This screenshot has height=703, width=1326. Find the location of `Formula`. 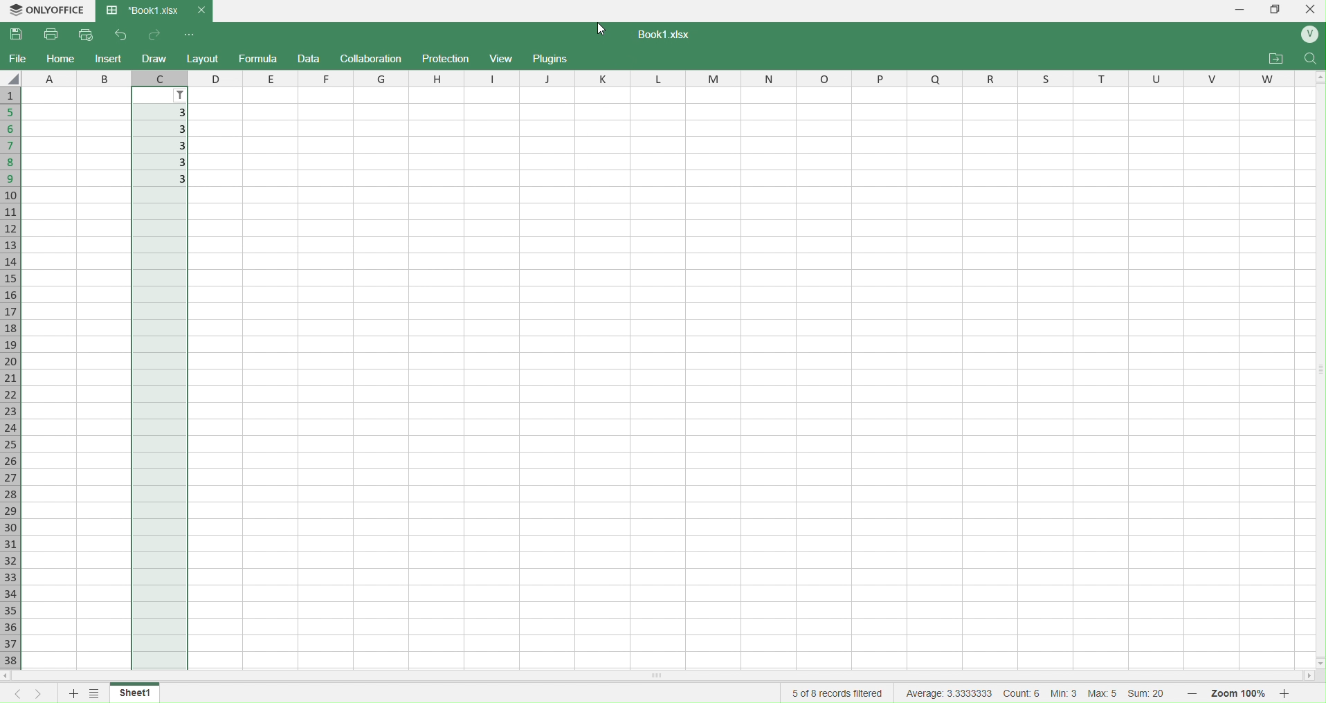

Formula is located at coordinates (258, 57).